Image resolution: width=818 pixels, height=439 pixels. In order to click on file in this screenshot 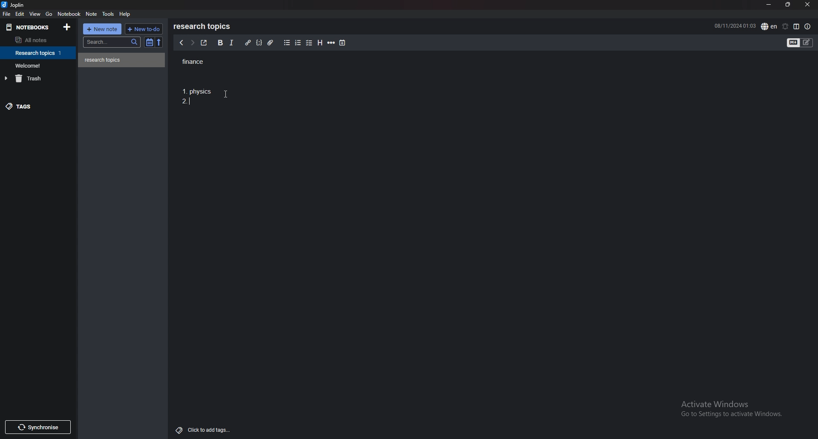, I will do `click(7, 14)`.